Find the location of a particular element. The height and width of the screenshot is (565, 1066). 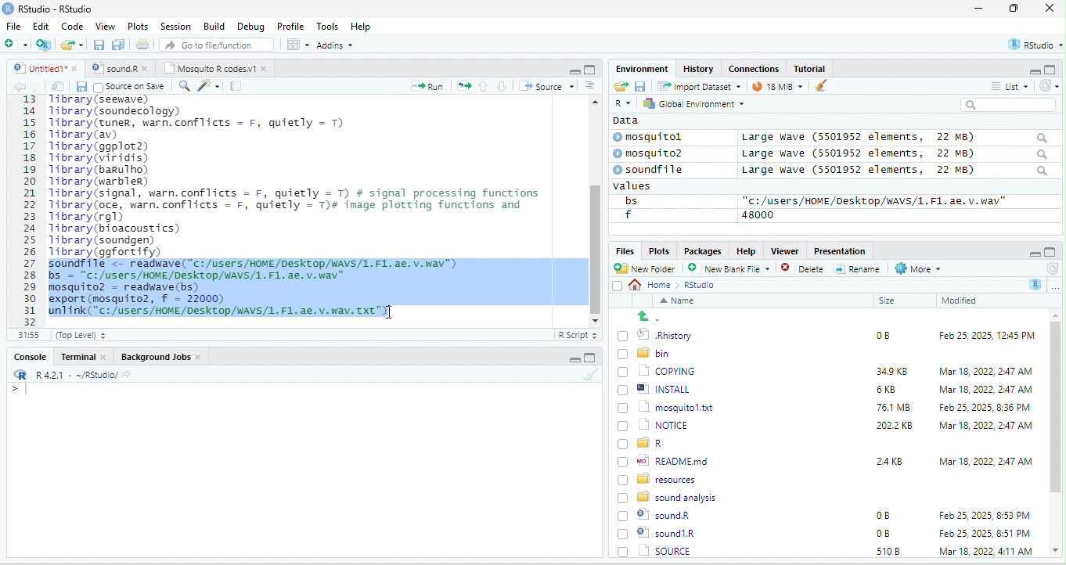

open is located at coordinates (58, 86).